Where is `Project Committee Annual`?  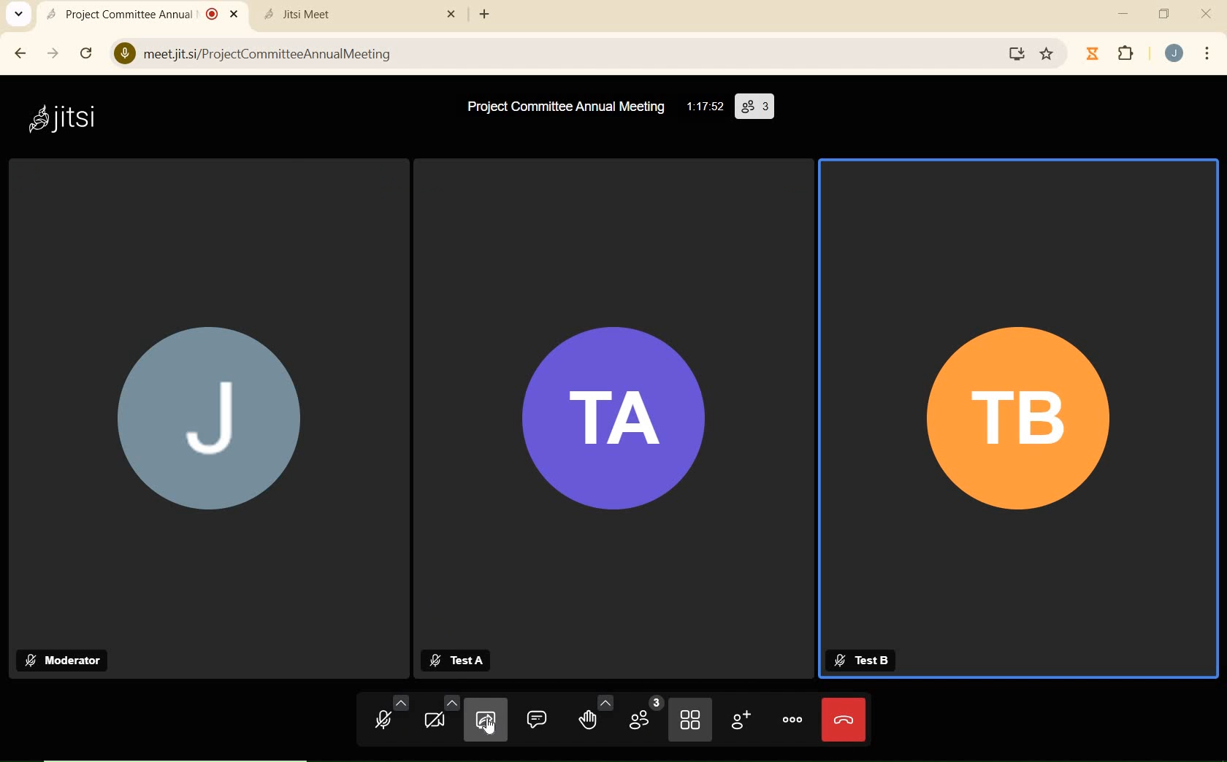 Project Committee Annual is located at coordinates (141, 13).